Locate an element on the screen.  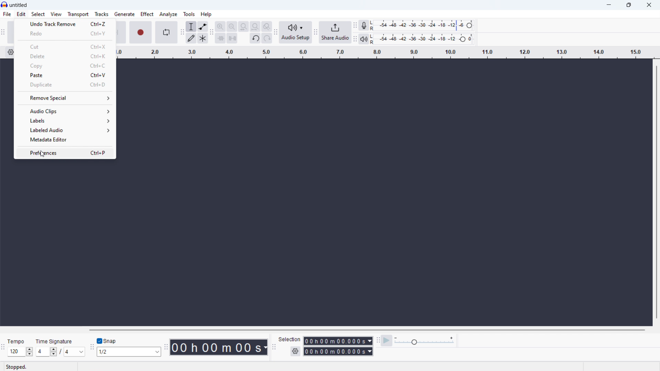
cut is located at coordinates (66, 46).